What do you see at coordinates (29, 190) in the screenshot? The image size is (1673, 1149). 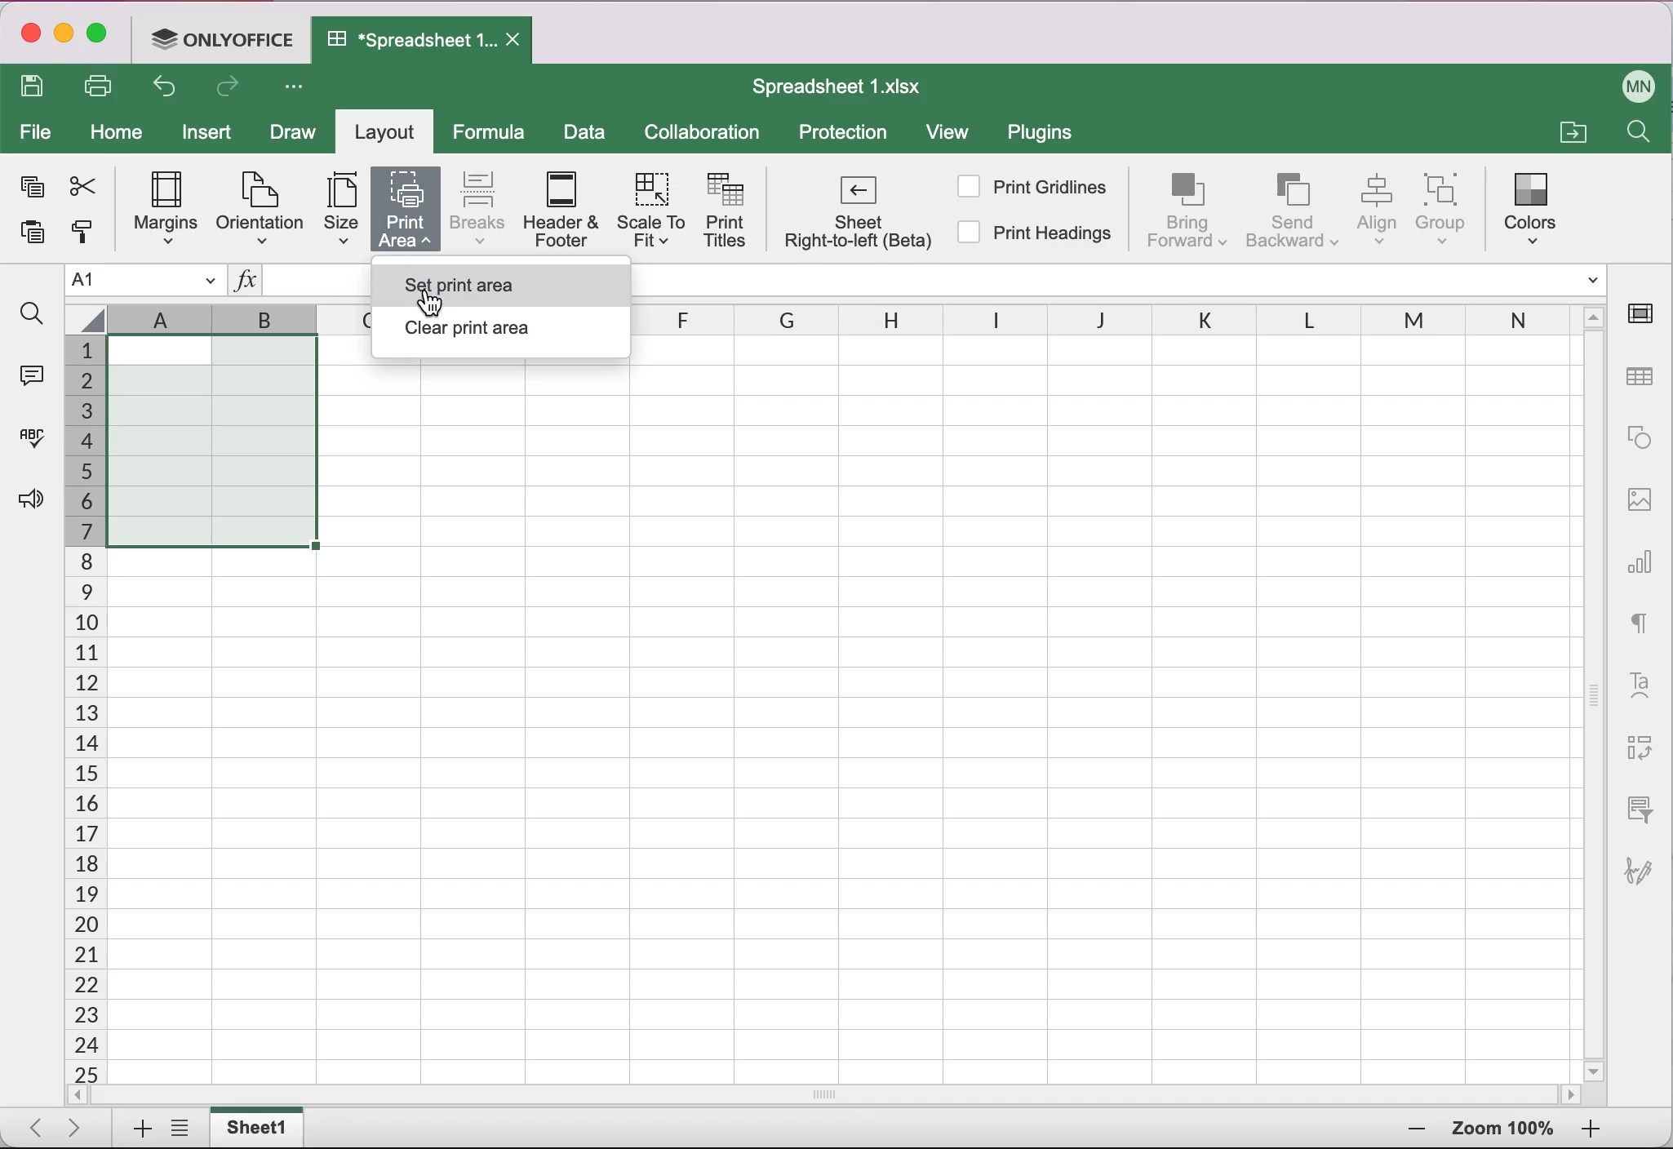 I see `copy` at bounding box center [29, 190].